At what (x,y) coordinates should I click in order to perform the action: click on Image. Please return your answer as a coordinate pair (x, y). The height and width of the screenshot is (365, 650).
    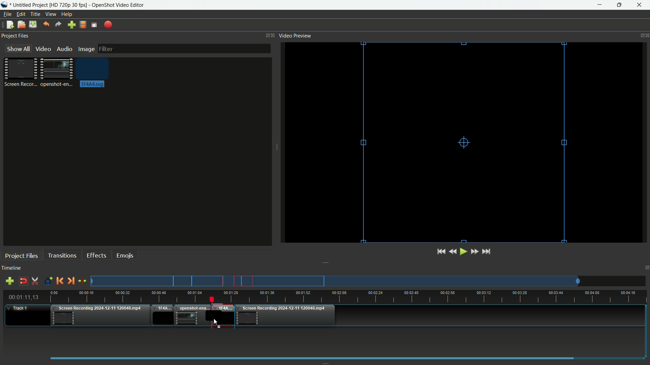
    Looking at the image, I should click on (86, 50).